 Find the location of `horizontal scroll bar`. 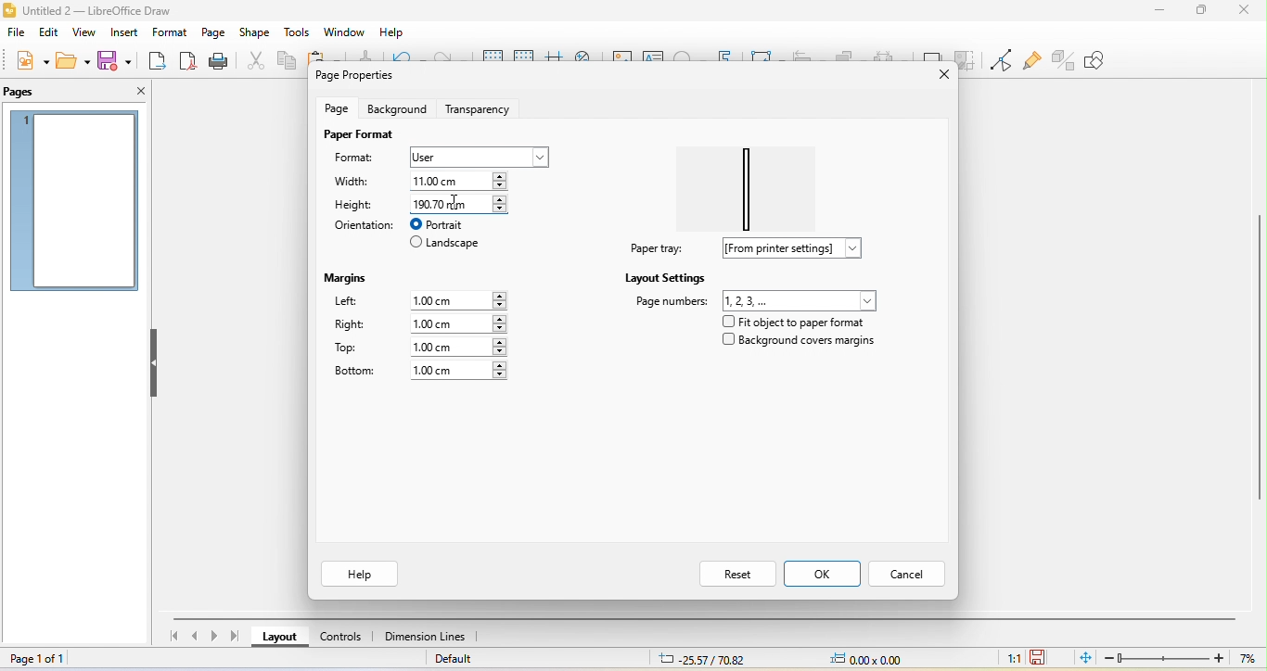

horizontal scroll bar is located at coordinates (708, 616).